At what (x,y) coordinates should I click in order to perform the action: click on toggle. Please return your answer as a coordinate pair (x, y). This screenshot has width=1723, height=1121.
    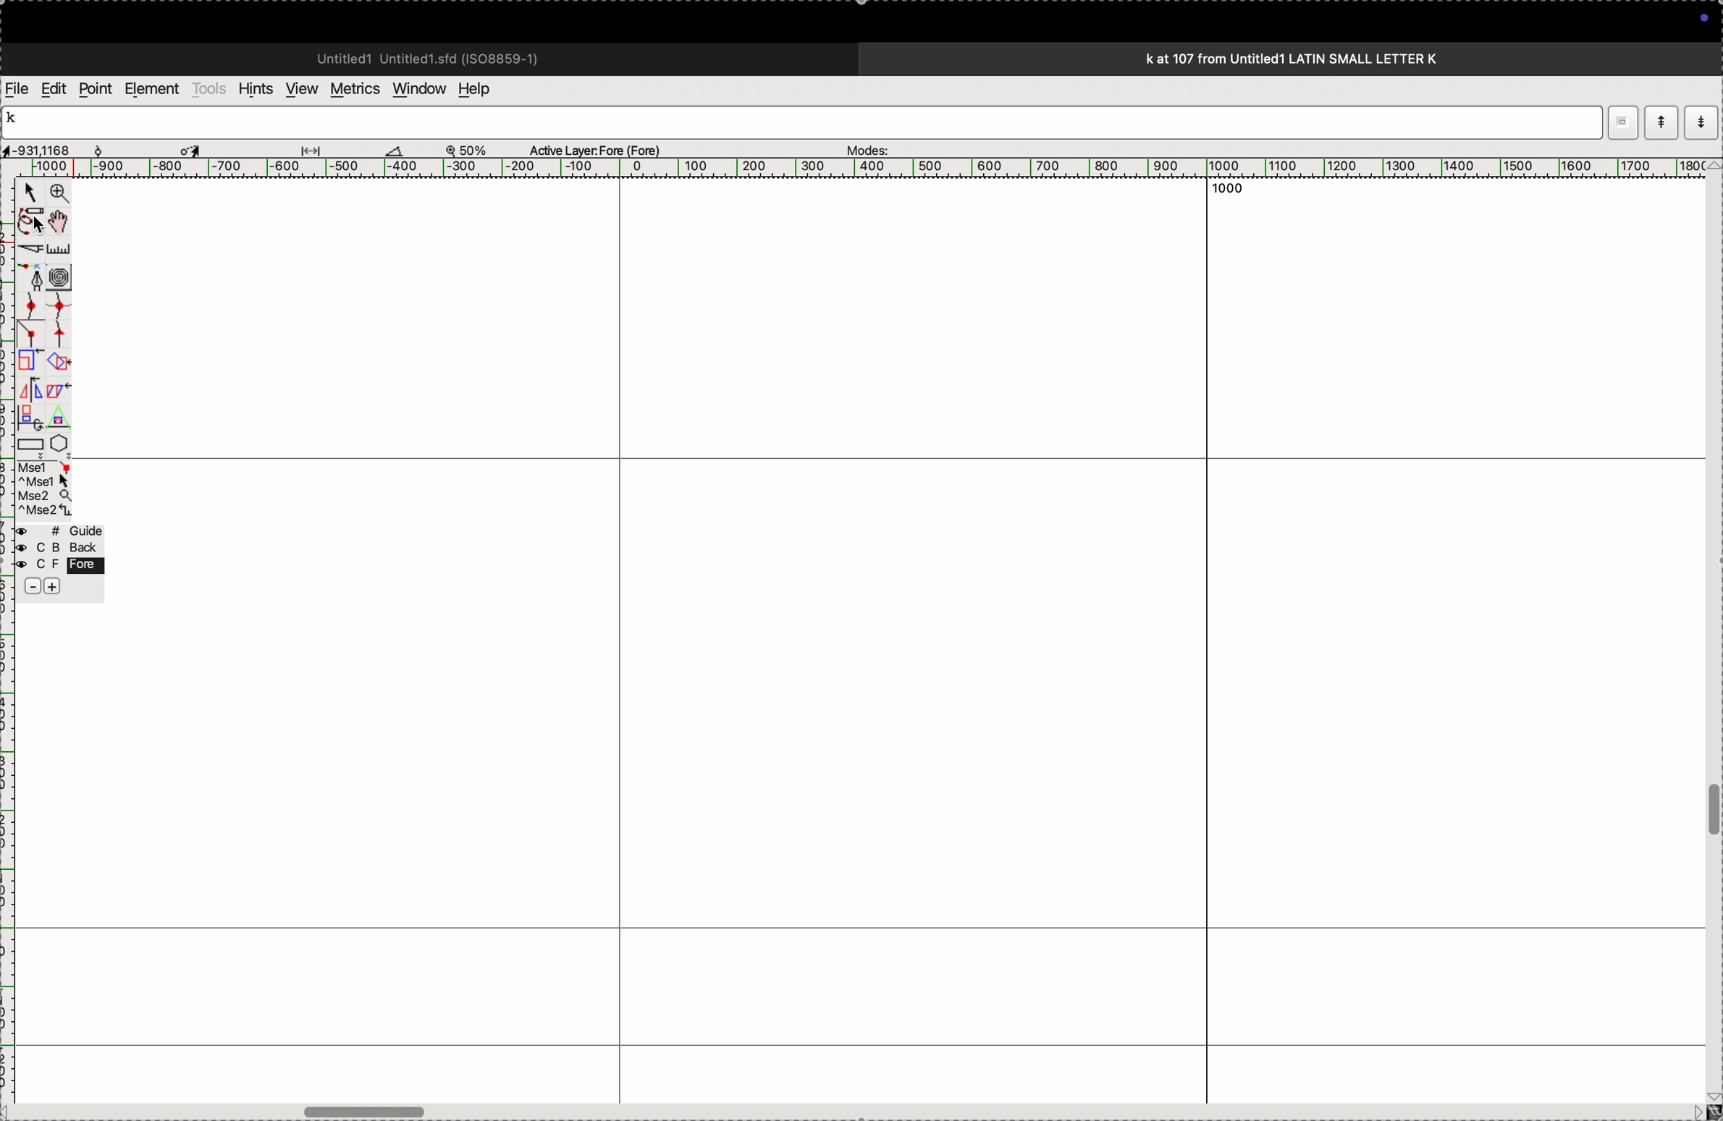
    Looking at the image, I should click on (63, 221).